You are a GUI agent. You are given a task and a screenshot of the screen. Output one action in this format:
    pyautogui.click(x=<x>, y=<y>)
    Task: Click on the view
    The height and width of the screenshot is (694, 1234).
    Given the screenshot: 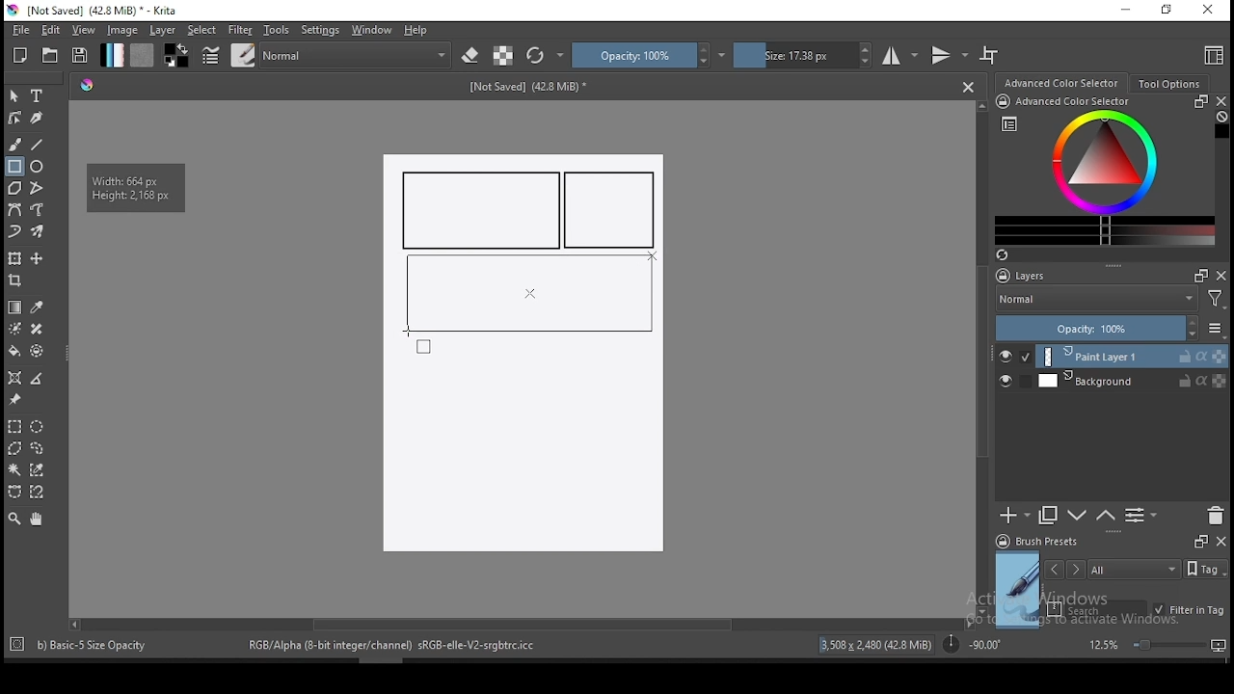 What is the action you would take?
    pyautogui.click(x=83, y=30)
    